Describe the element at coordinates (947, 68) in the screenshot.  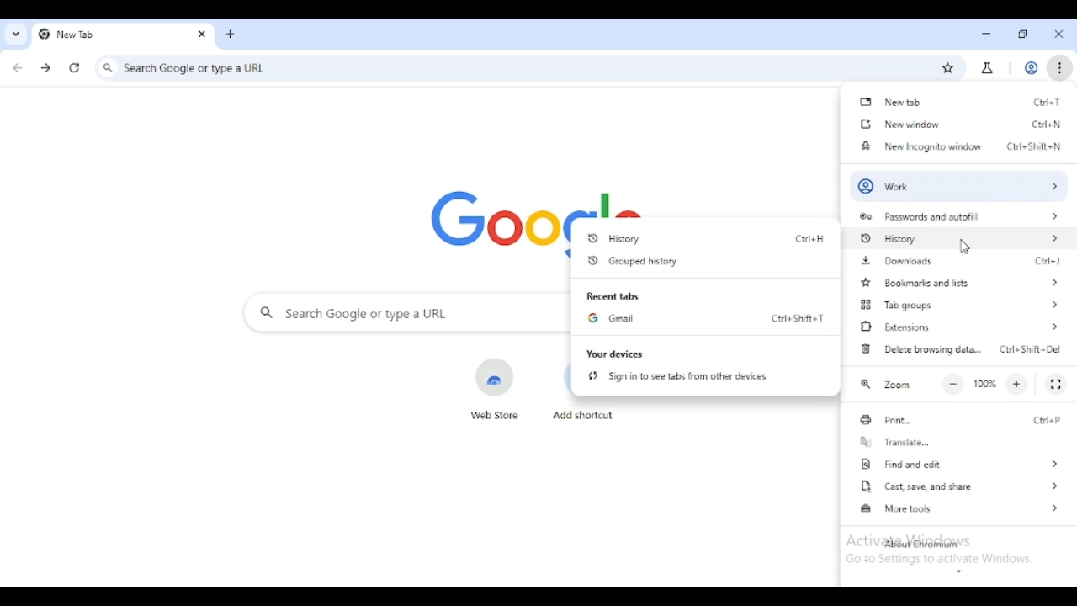
I see `bookmark this page` at that location.